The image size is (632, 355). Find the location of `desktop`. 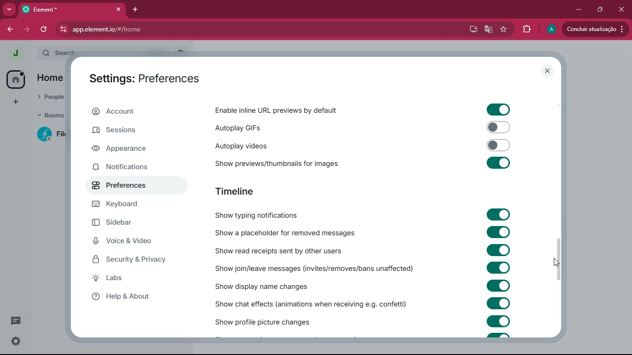

desktop is located at coordinates (471, 30).